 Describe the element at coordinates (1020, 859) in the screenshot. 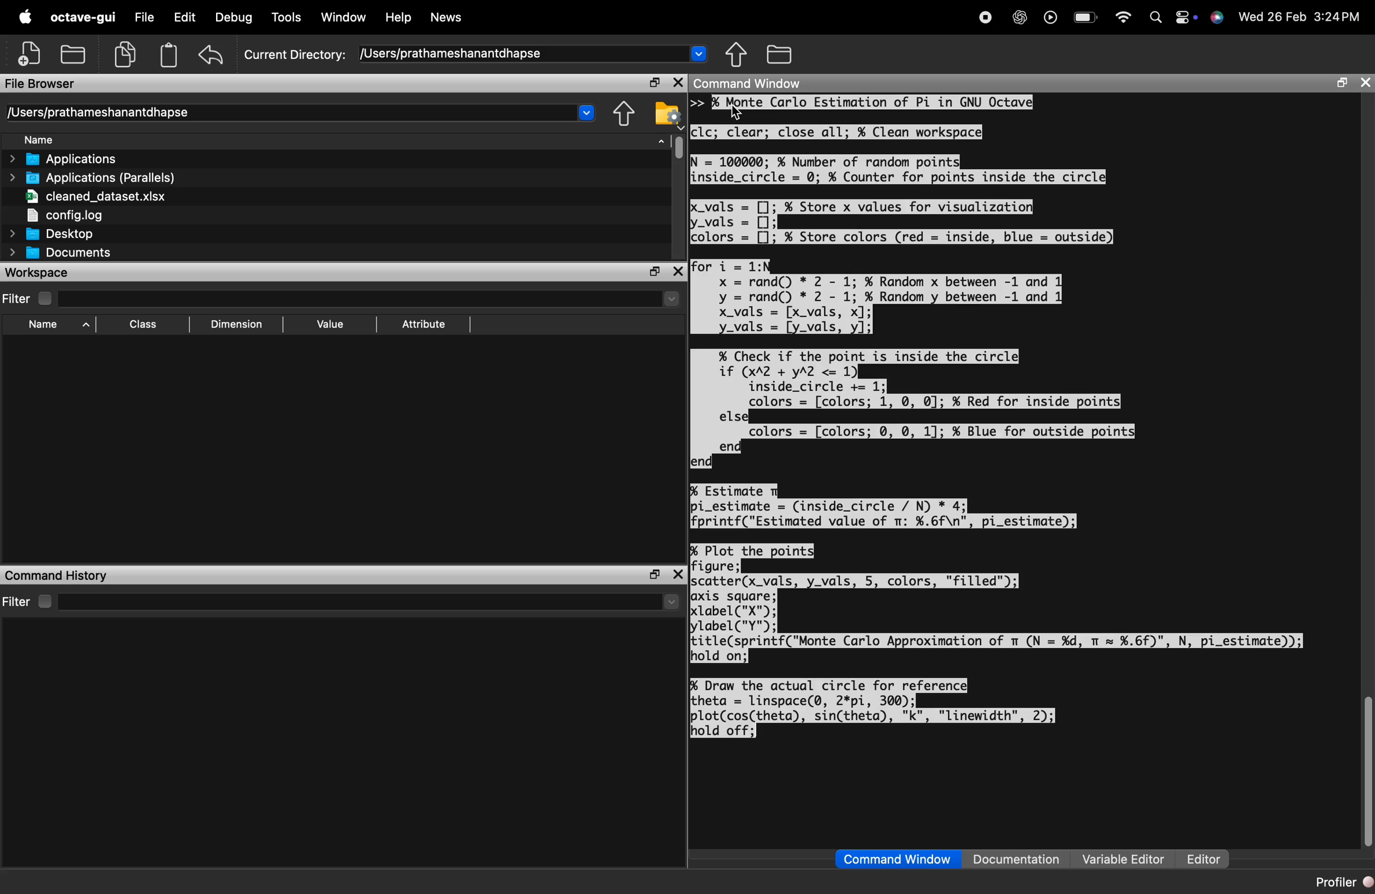

I see `Documentation` at that location.